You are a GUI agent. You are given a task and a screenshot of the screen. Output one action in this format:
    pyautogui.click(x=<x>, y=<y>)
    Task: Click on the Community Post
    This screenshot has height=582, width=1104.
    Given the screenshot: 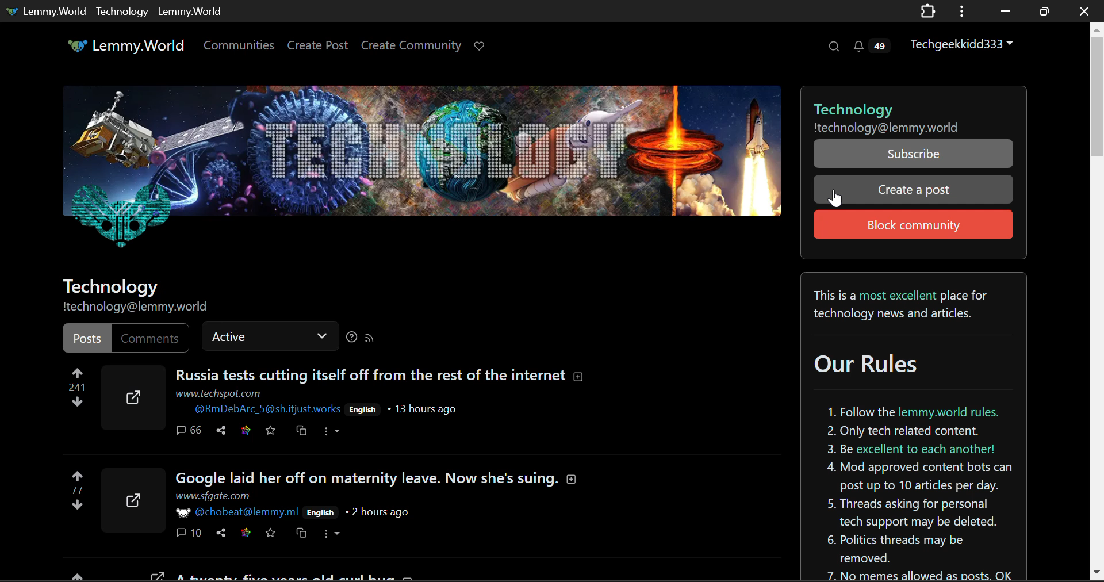 What is the action you would take?
    pyautogui.click(x=333, y=577)
    